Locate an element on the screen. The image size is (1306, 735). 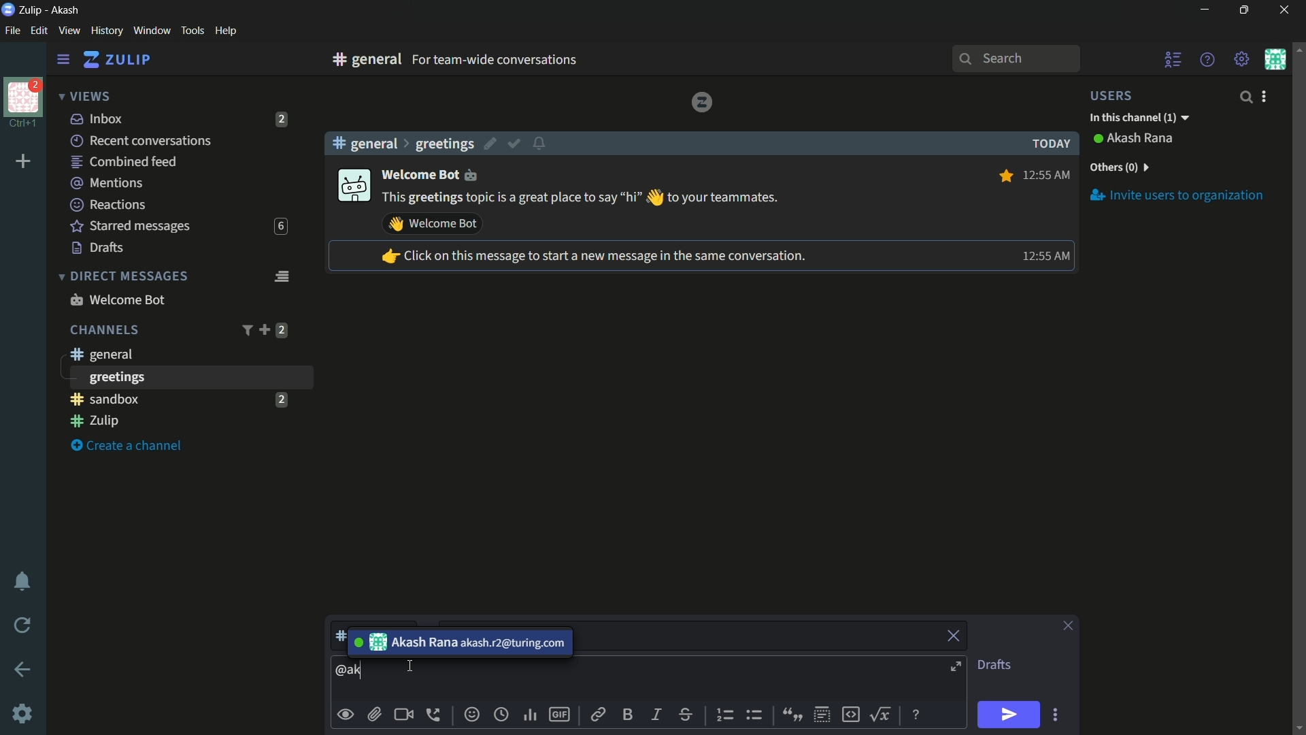
2 unread messages is located at coordinates (282, 119).